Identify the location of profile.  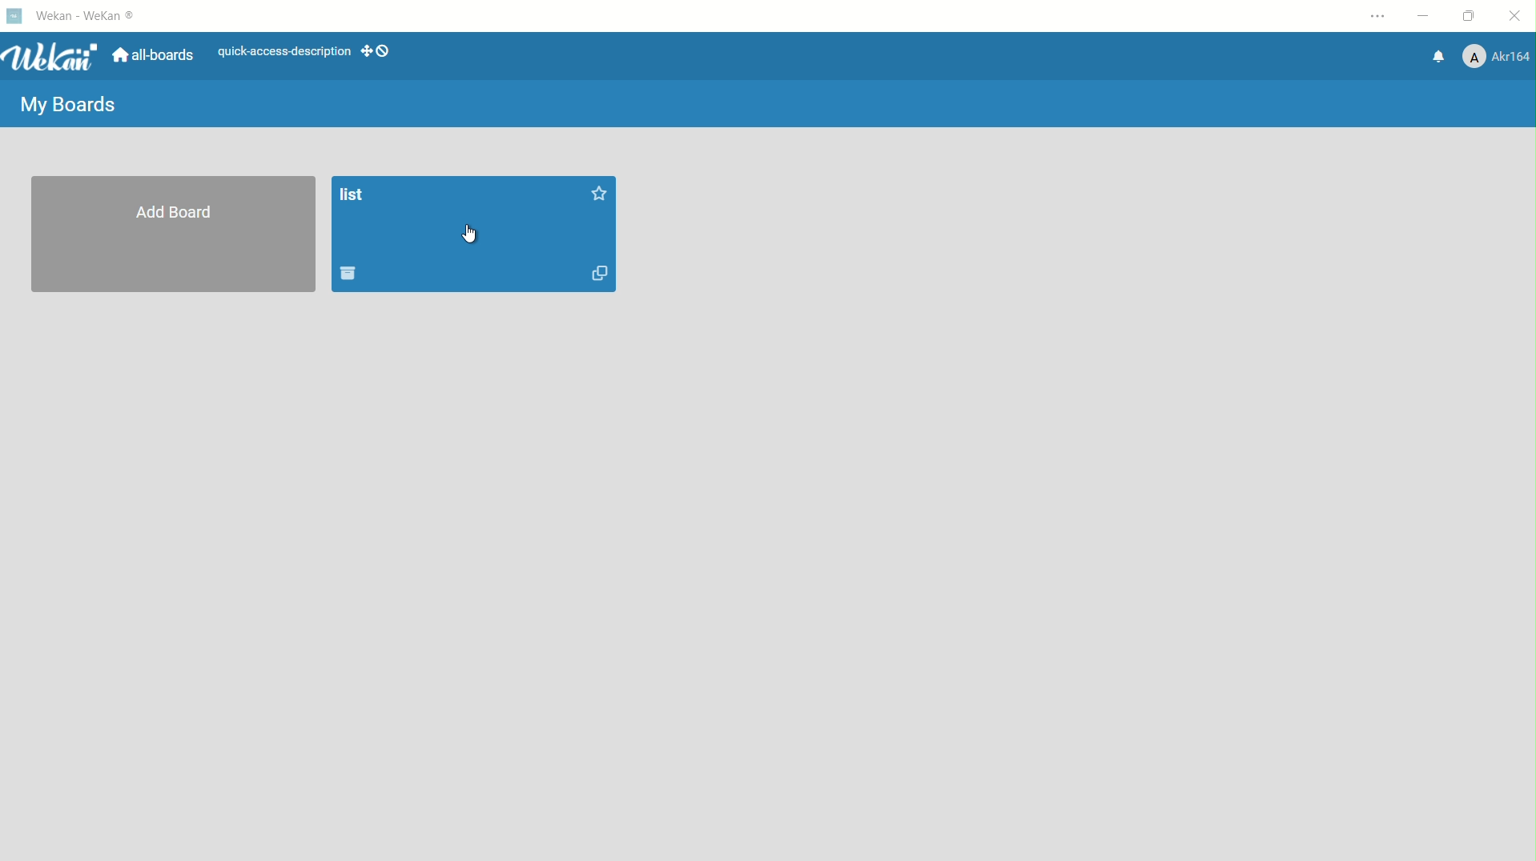
(1497, 57).